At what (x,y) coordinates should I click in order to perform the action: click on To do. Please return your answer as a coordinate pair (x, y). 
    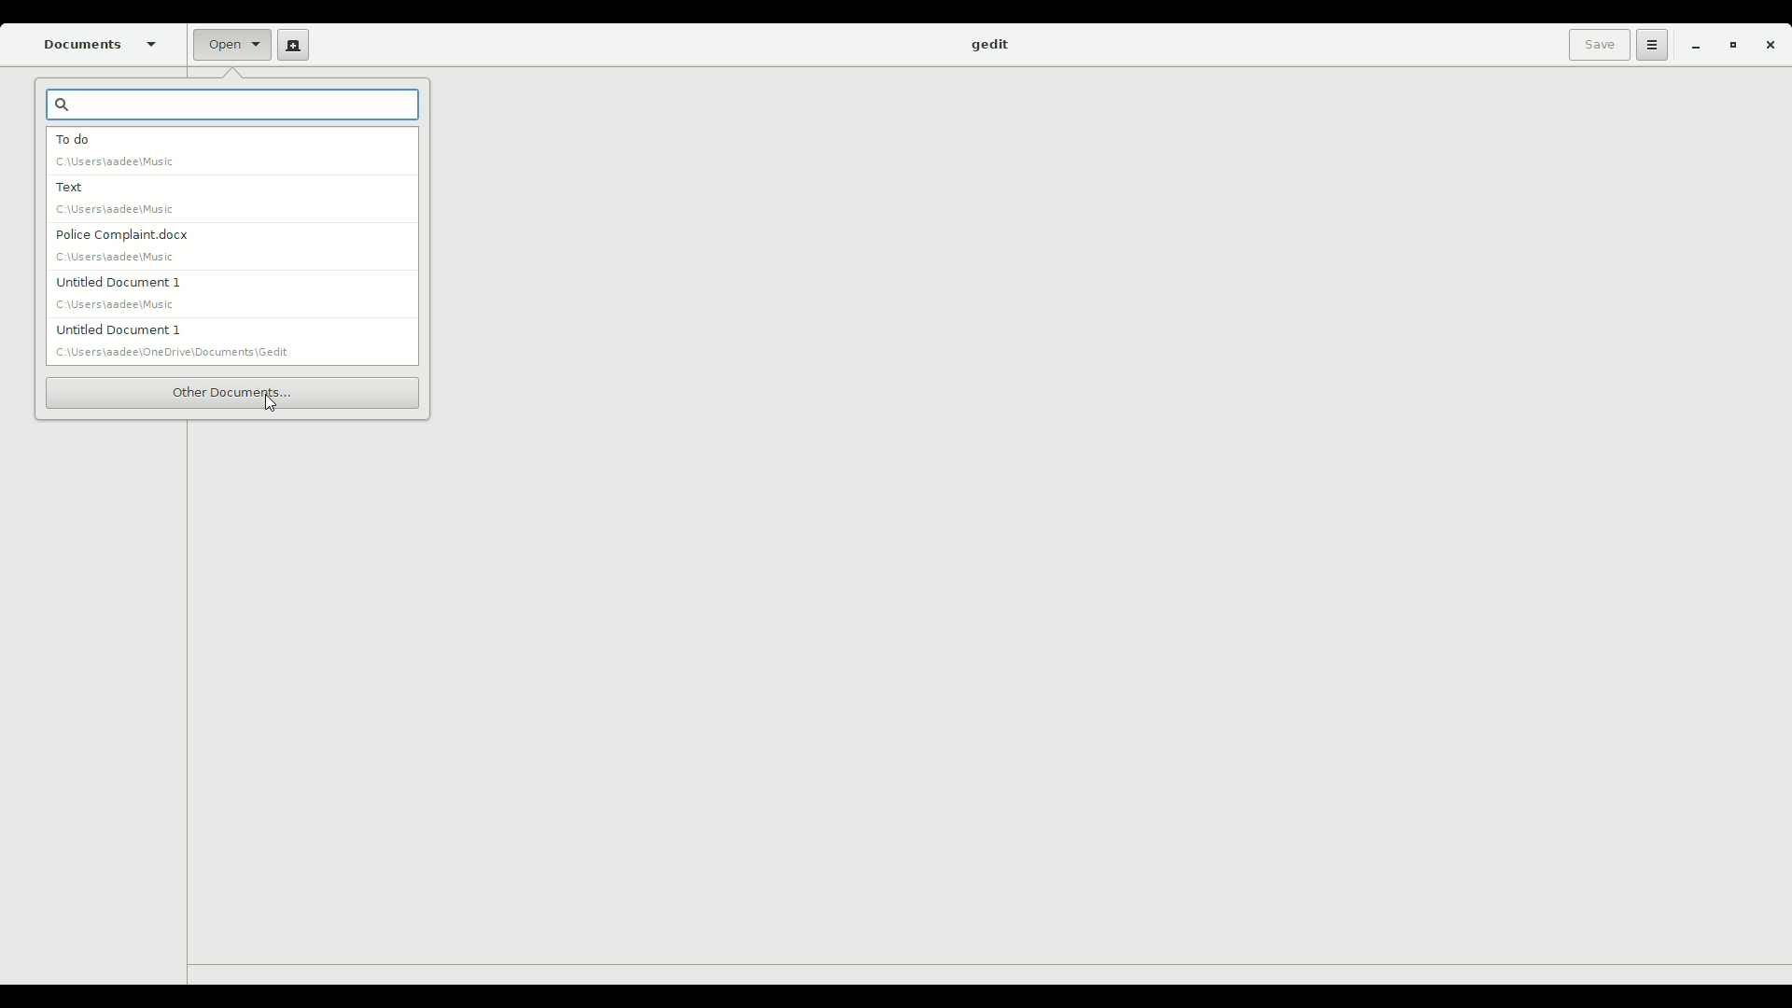
    Looking at the image, I should click on (118, 150).